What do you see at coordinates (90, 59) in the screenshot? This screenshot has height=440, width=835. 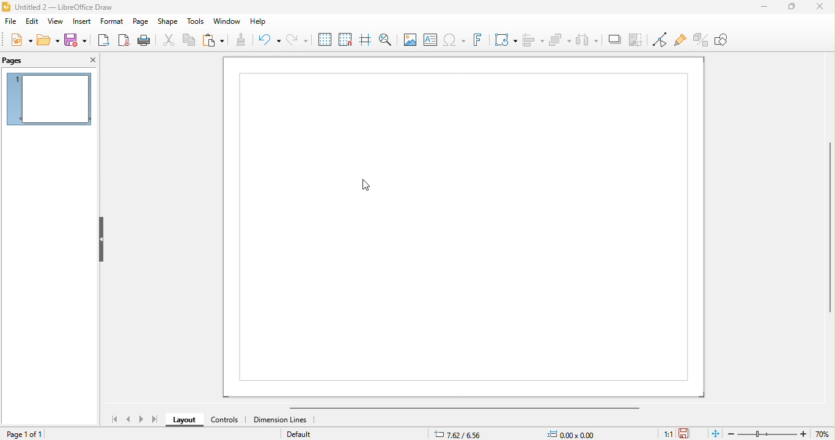 I see `close pane` at bounding box center [90, 59].